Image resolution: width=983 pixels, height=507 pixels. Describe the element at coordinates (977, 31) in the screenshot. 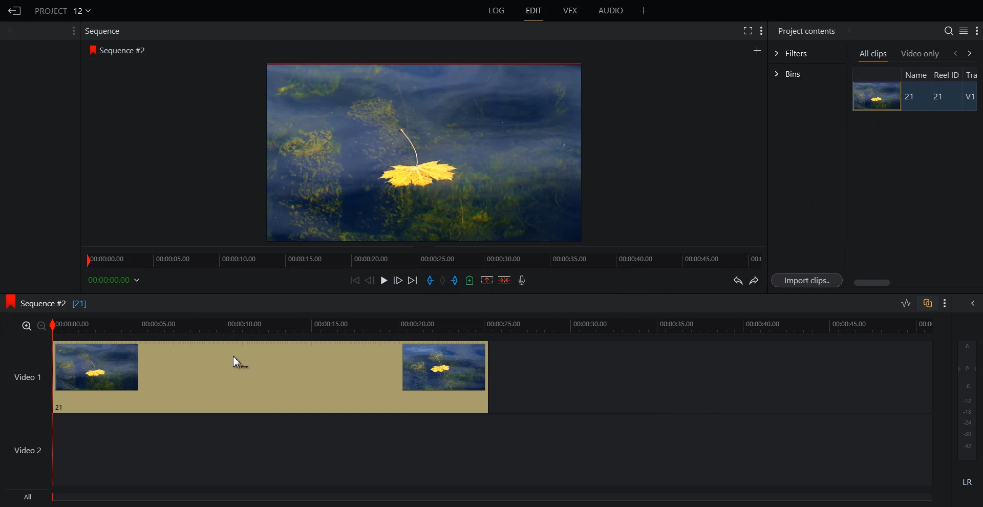

I see `Show setting menu` at that location.